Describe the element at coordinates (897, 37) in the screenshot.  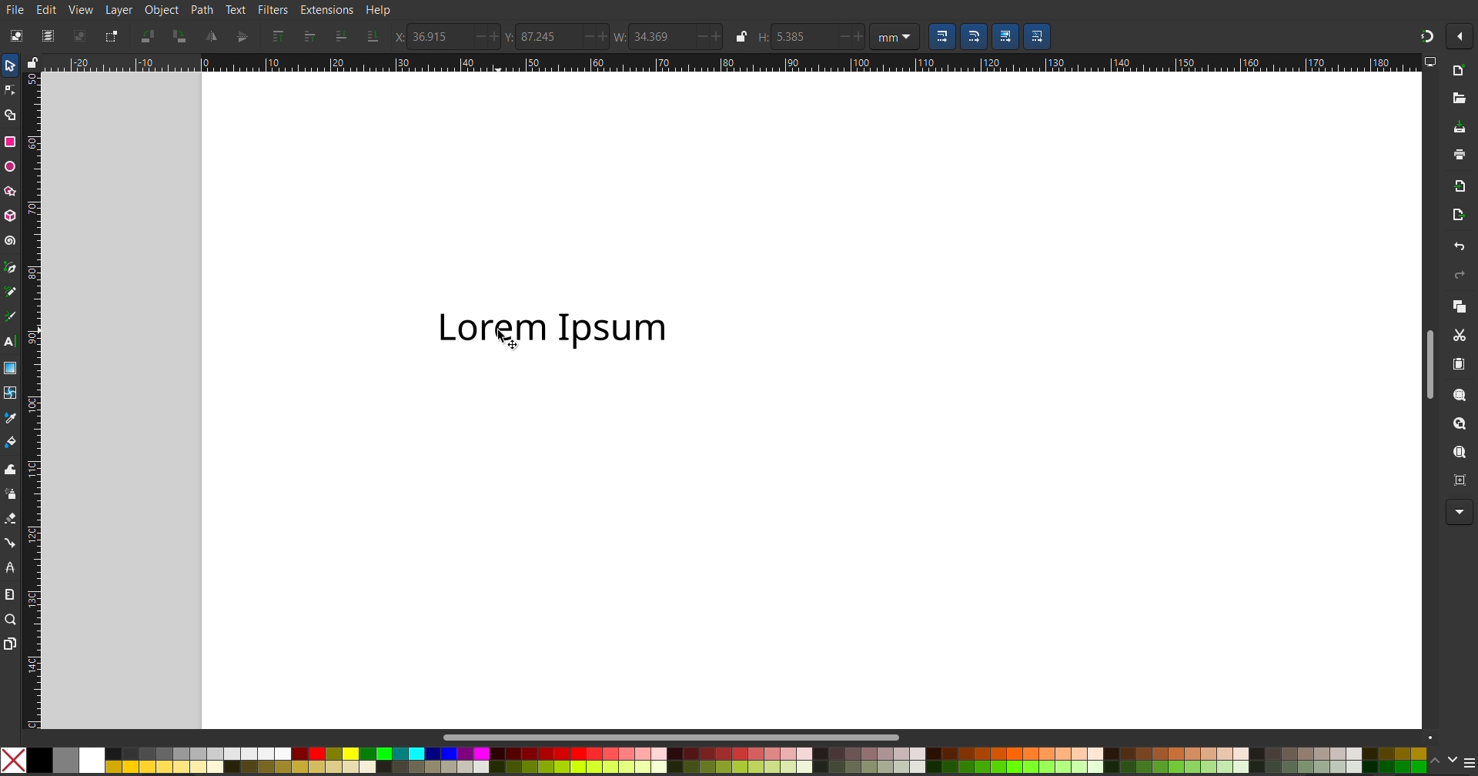
I see `Unit` at that location.